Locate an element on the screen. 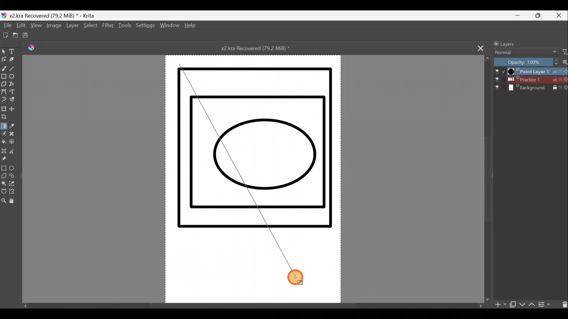  Duplicate layer/mask is located at coordinates (513, 306).